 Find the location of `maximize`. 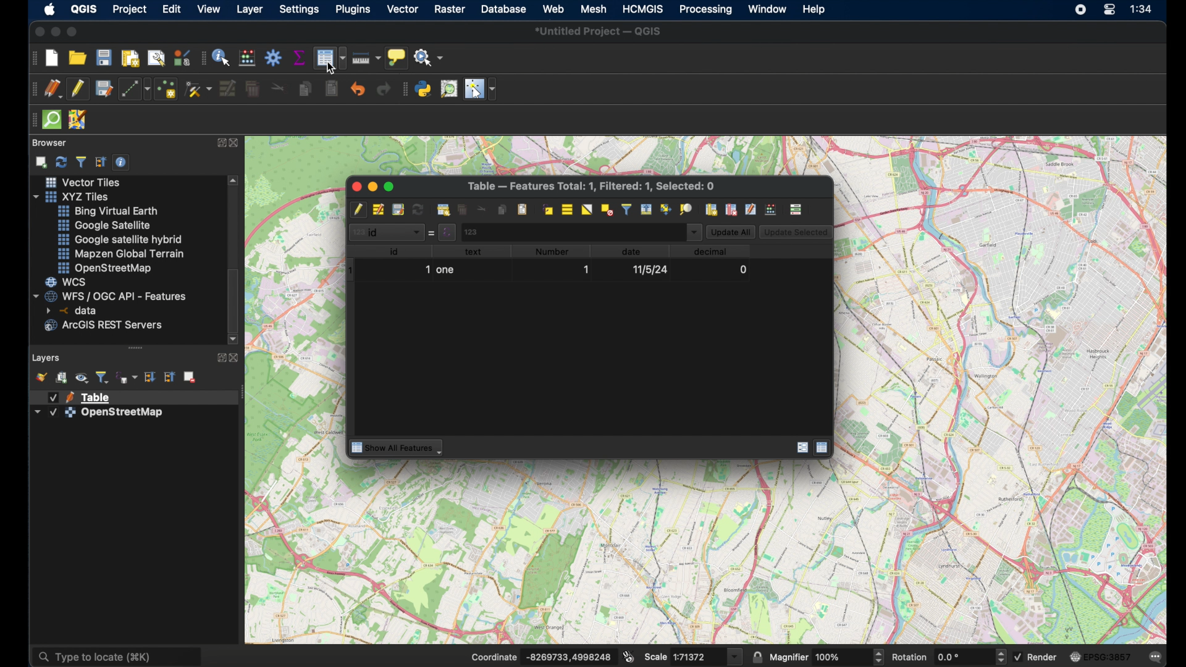

maximize is located at coordinates (392, 185).